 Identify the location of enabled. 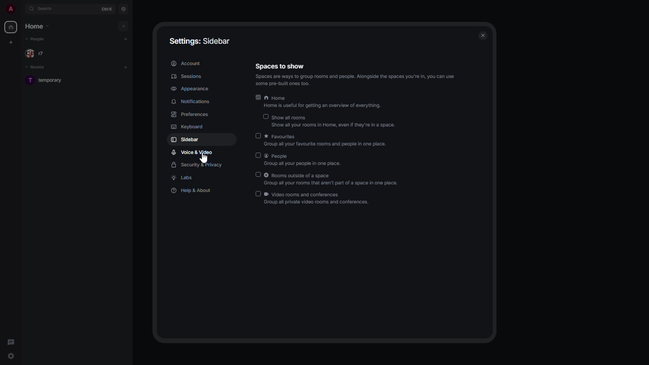
(258, 97).